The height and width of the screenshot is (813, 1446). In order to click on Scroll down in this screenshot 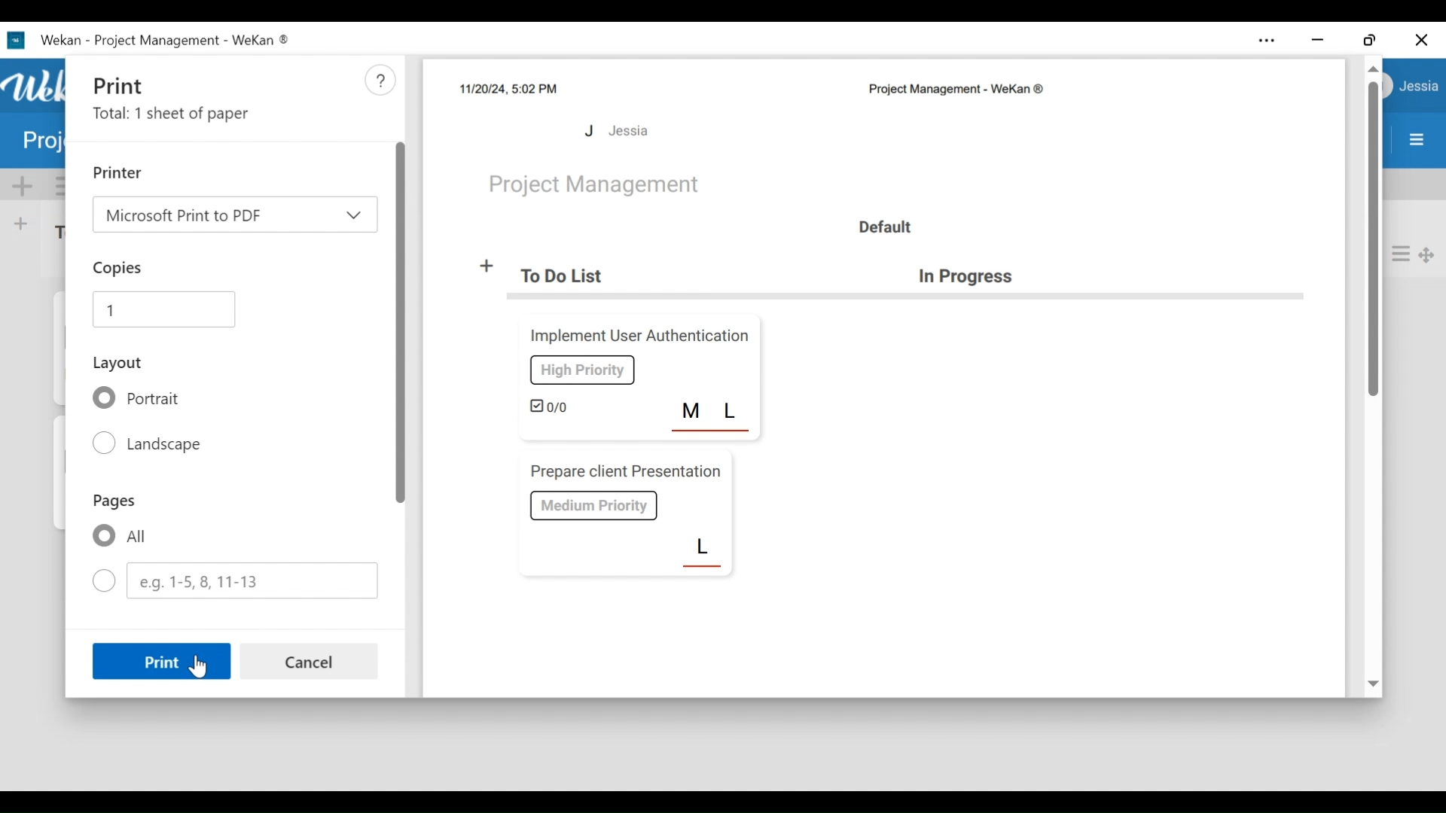, I will do `click(1372, 685)`.